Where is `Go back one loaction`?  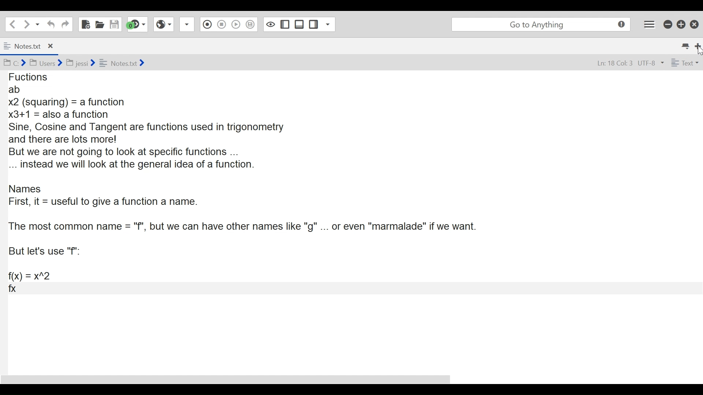 Go back one loaction is located at coordinates (12, 24).